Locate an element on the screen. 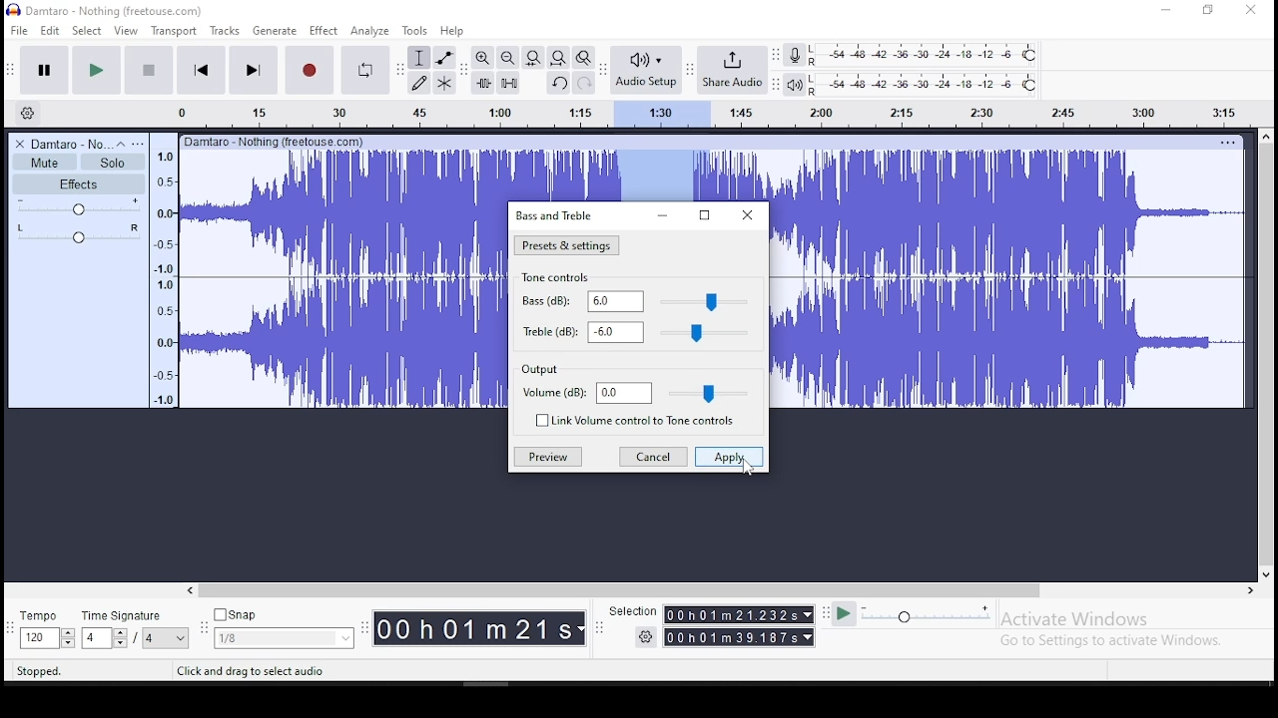 This screenshot has width=1278, height=718. left is located at coordinates (189, 590).